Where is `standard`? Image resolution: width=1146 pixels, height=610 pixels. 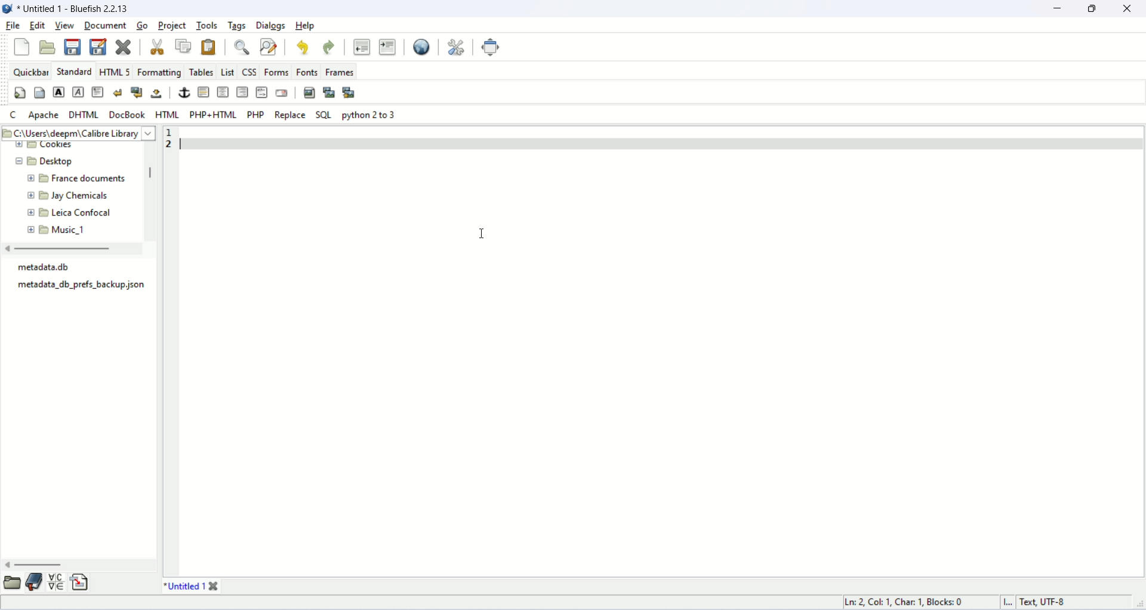
standard is located at coordinates (73, 72).